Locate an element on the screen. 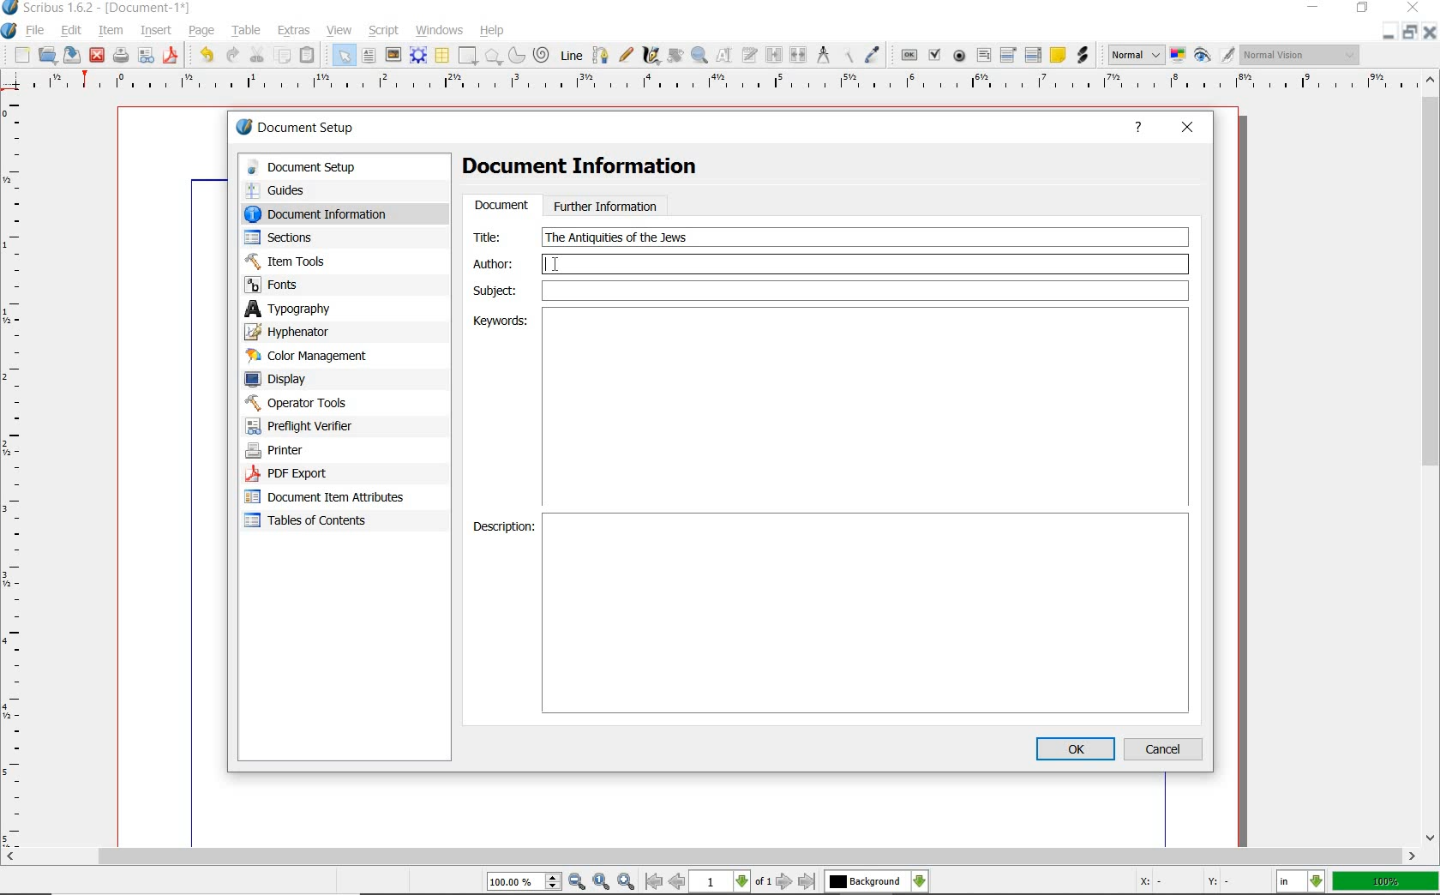 The width and height of the screenshot is (1440, 895). document setup is located at coordinates (330, 167).